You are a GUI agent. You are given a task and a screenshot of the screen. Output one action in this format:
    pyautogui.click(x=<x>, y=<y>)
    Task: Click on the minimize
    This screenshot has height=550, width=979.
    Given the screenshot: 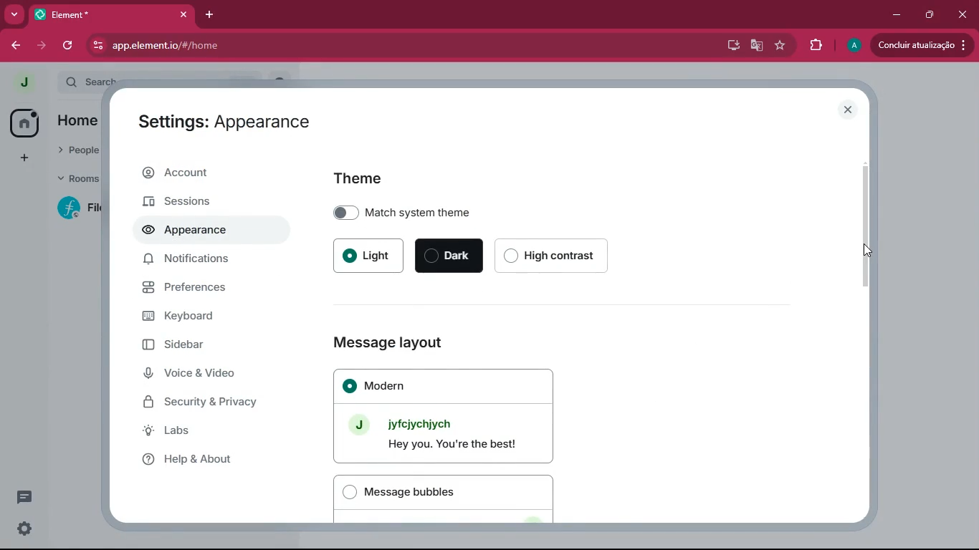 What is the action you would take?
    pyautogui.click(x=897, y=15)
    